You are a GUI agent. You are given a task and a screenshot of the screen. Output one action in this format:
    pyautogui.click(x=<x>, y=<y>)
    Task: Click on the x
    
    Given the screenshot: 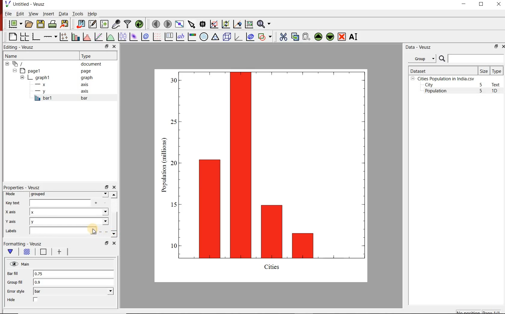 What is the action you would take?
    pyautogui.click(x=69, y=213)
    